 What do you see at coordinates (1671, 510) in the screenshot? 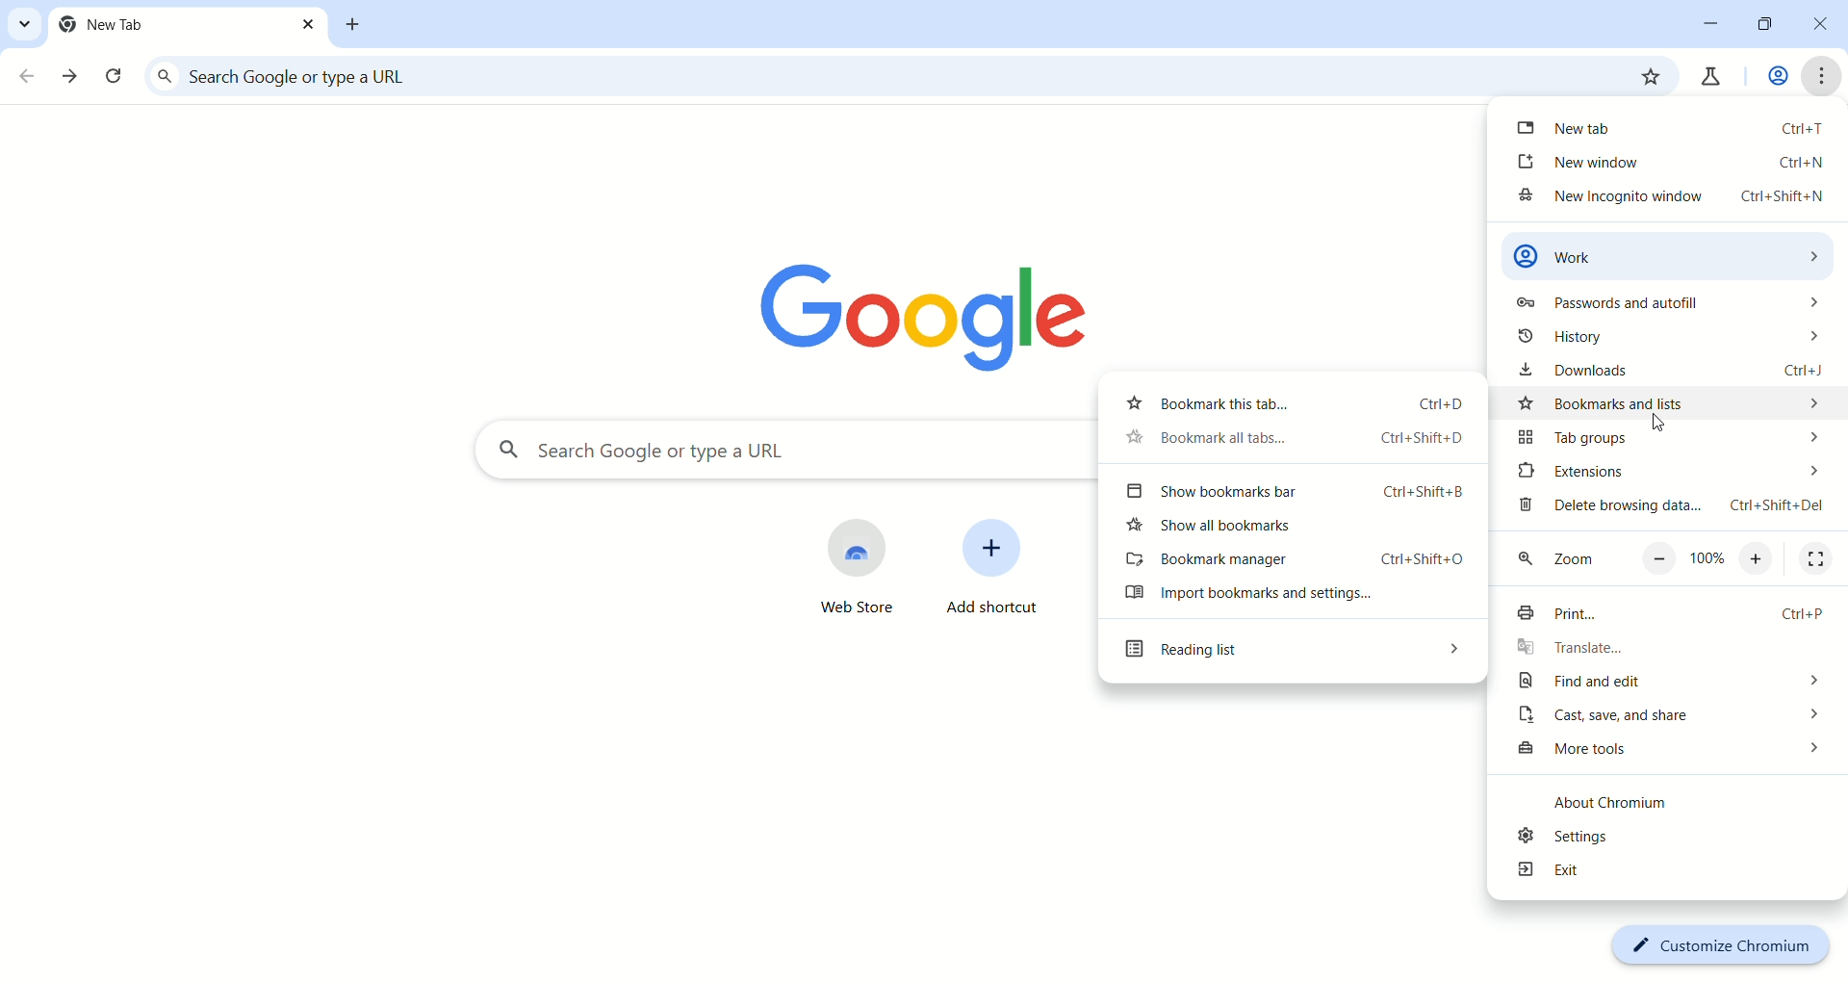
I see `delete browsing data` at bounding box center [1671, 510].